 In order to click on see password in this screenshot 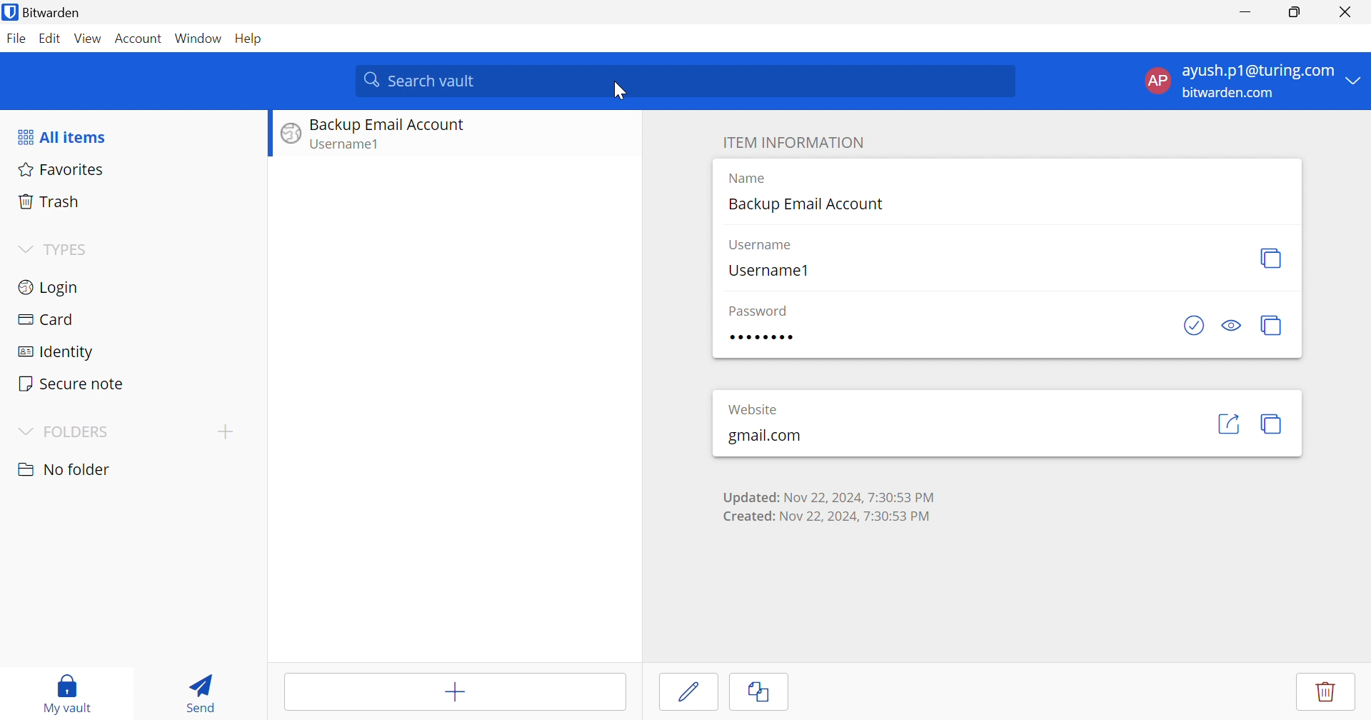, I will do `click(1231, 327)`.